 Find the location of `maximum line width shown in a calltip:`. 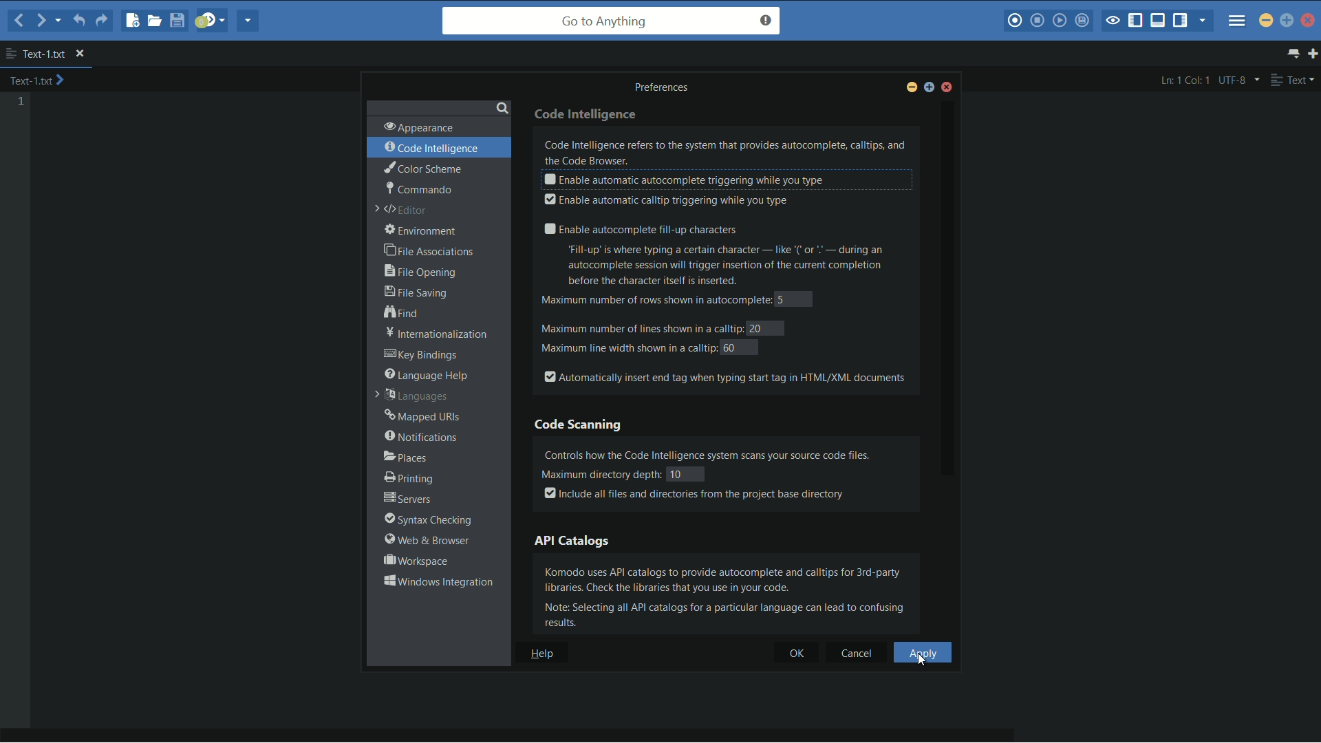

maximum line width shown in a calltip: is located at coordinates (627, 348).